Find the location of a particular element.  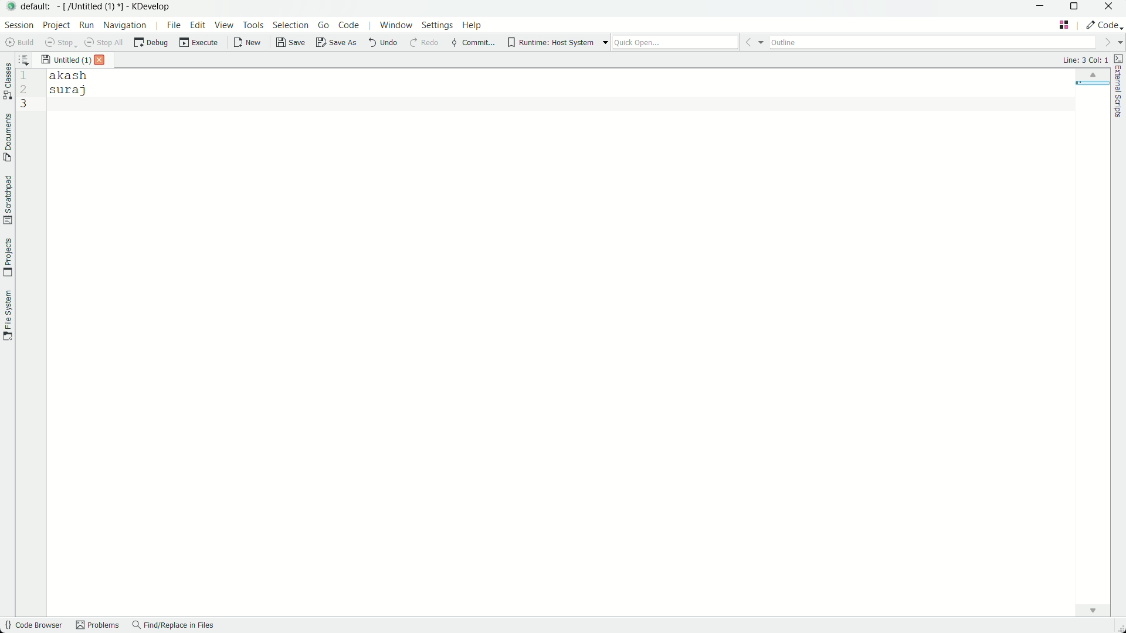

change layout is located at coordinates (1065, 25).